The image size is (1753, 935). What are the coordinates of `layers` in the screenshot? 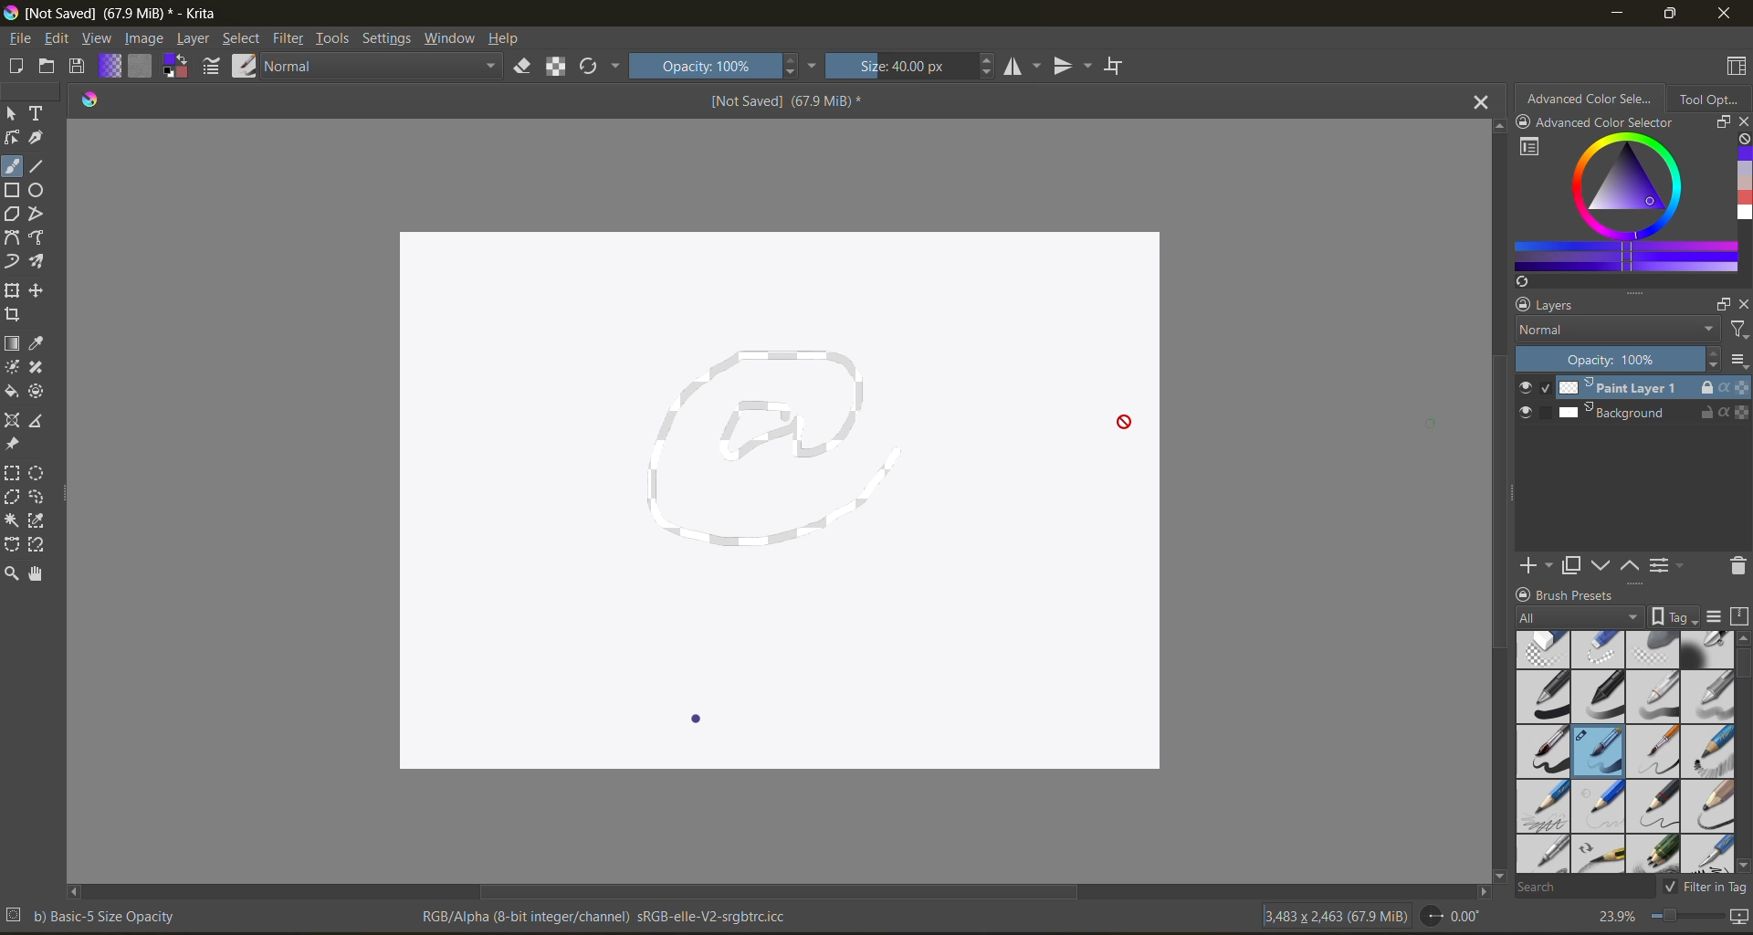 It's located at (1556, 304).